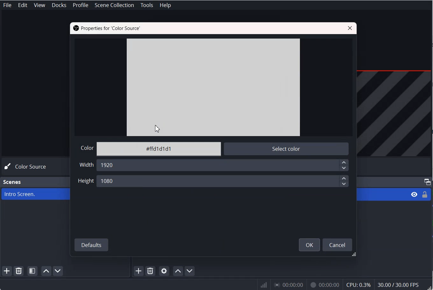  Describe the element at coordinates (150, 271) in the screenshot. I see `Remove Selected Source` at that location.